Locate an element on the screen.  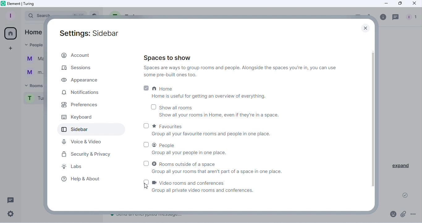
Threads is located at coordinates (395, 17).